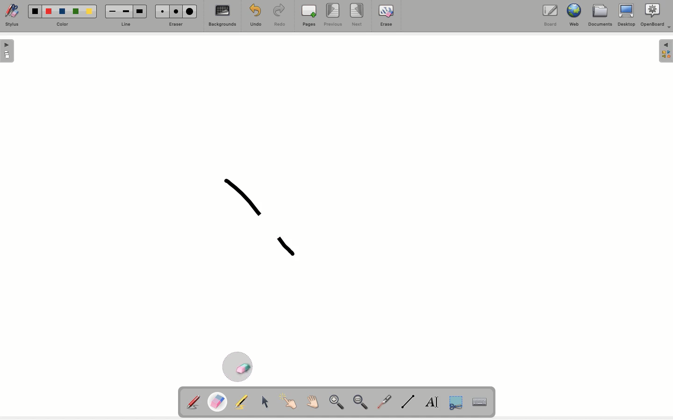 Image resolution: width=673 pixels, height=420 pixels. Describe the element at coordinates (255, 15) in the screenshot. I see `Undo` at that location.